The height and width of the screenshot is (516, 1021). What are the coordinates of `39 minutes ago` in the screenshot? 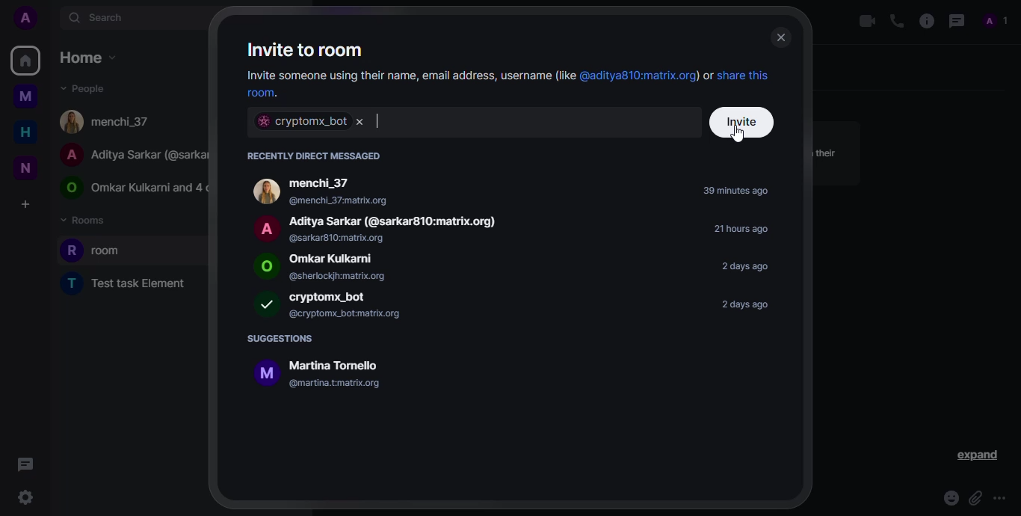 It's located at (736, 194).